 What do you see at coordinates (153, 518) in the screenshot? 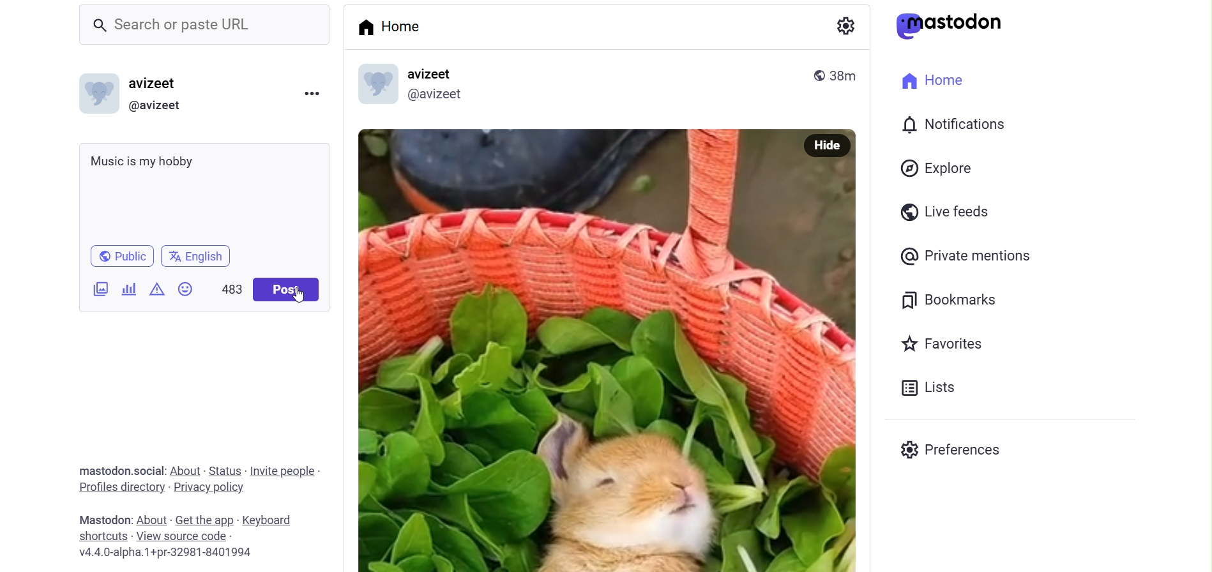
I see `About` at bounding box center [153, 518].